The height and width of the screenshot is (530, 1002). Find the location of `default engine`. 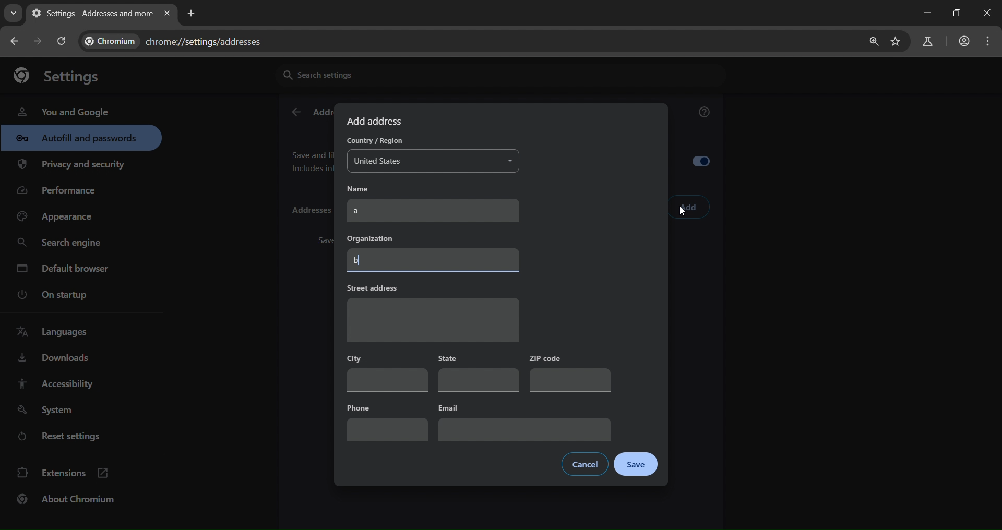

default engine is located at coordinates (65, 270).